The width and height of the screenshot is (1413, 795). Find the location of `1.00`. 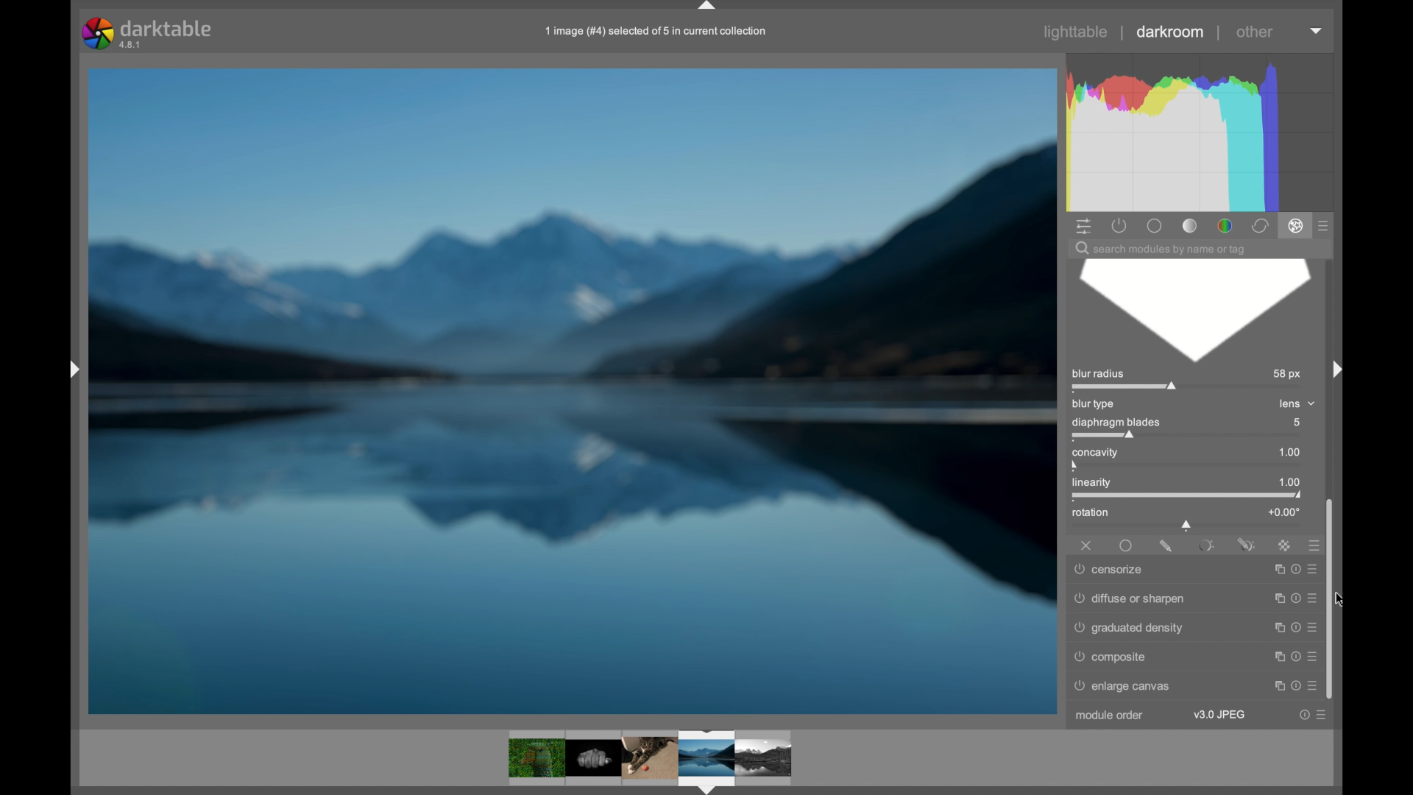

1.00 is located at coordinates (1283, 453).